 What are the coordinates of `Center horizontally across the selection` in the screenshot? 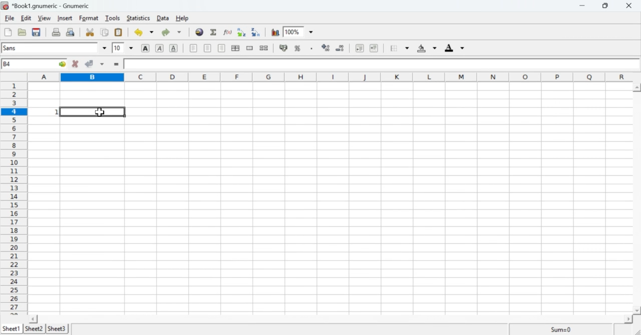 It's located at (235, 49).